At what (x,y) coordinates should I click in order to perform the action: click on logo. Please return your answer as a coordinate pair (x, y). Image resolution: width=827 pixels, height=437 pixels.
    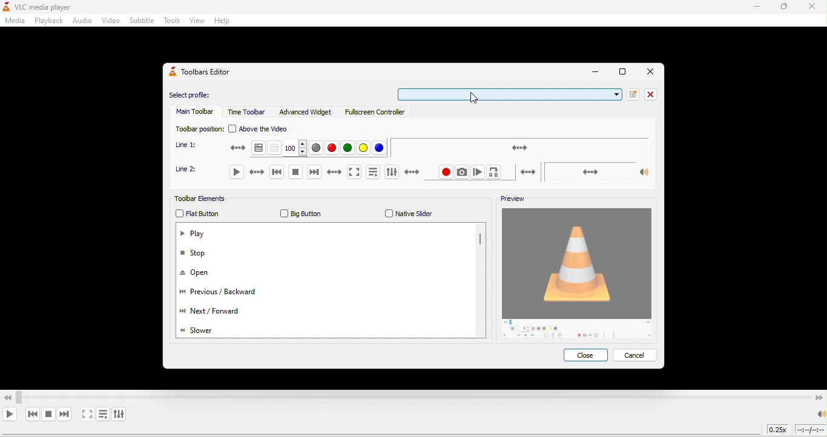
    Looking at the image, I should click on (5, 7).